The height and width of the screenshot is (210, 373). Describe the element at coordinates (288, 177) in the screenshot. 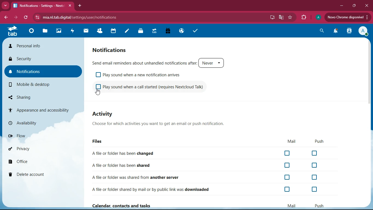

I see `off` at that location.